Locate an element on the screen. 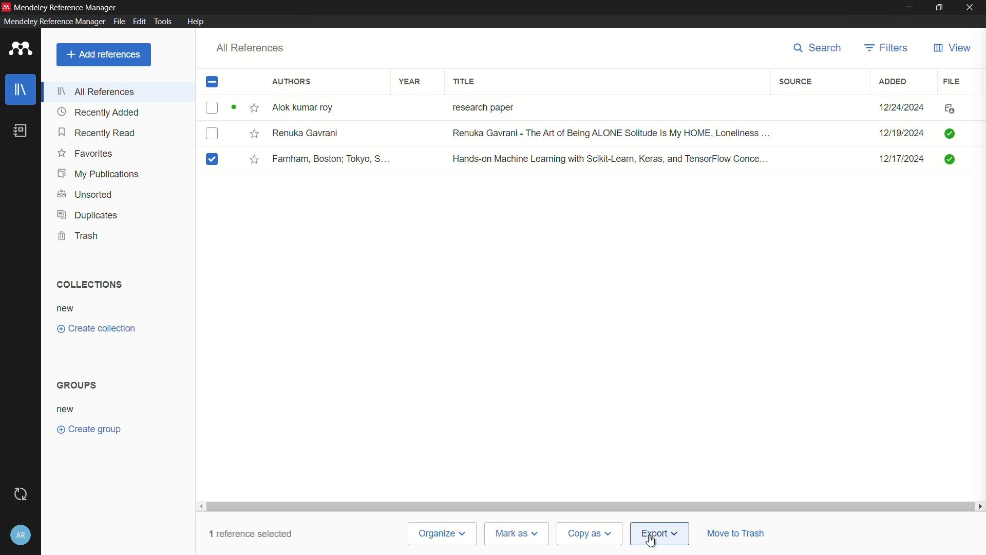 This screenshot has width=986, height=555. groups is located at coordinates (78, 385).